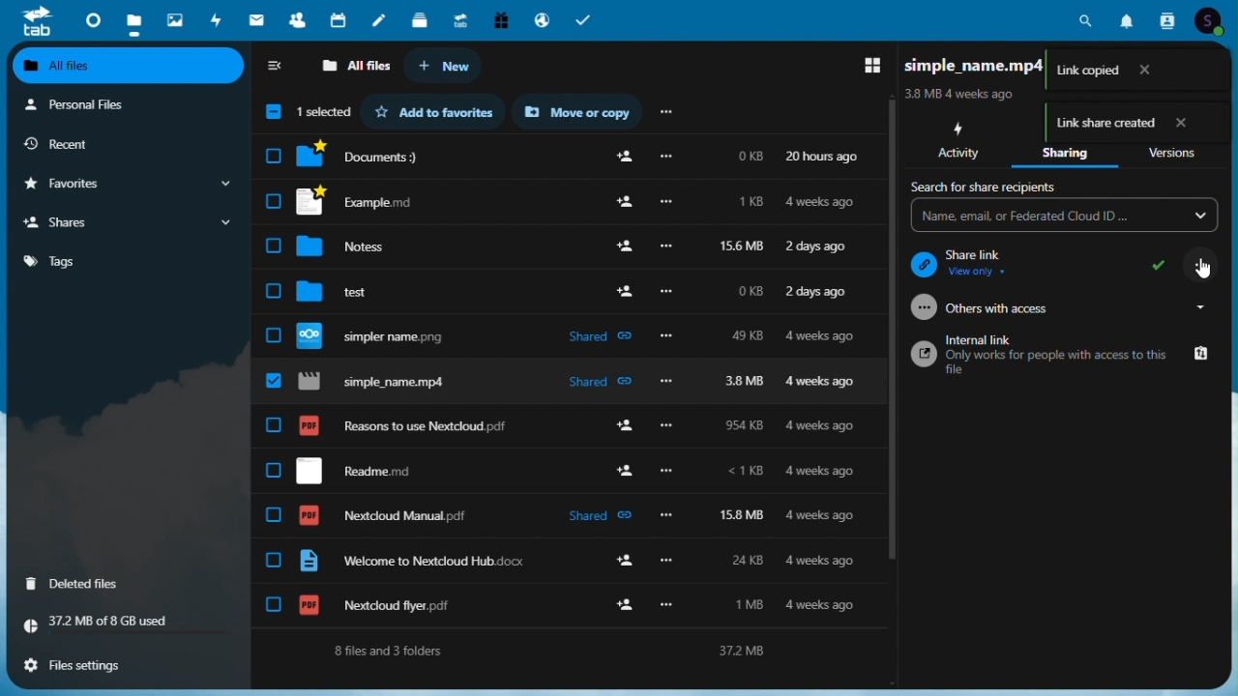 The height and width of the screenshot is (696, 1238). I want to click on search, so click(990, 188).